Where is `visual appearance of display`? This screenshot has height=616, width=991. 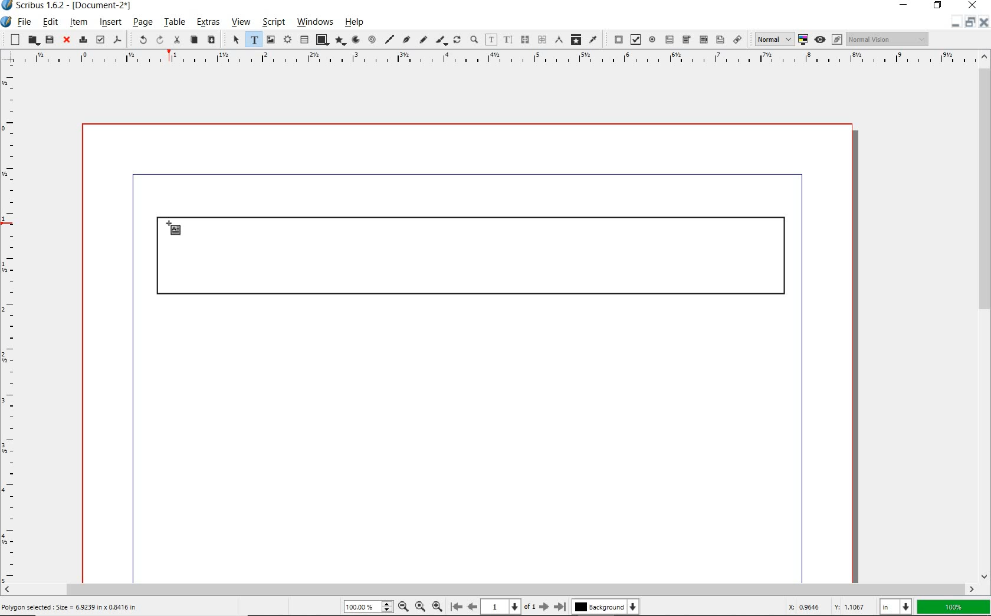
visual appearance of display is located at coordinates (890, 38).